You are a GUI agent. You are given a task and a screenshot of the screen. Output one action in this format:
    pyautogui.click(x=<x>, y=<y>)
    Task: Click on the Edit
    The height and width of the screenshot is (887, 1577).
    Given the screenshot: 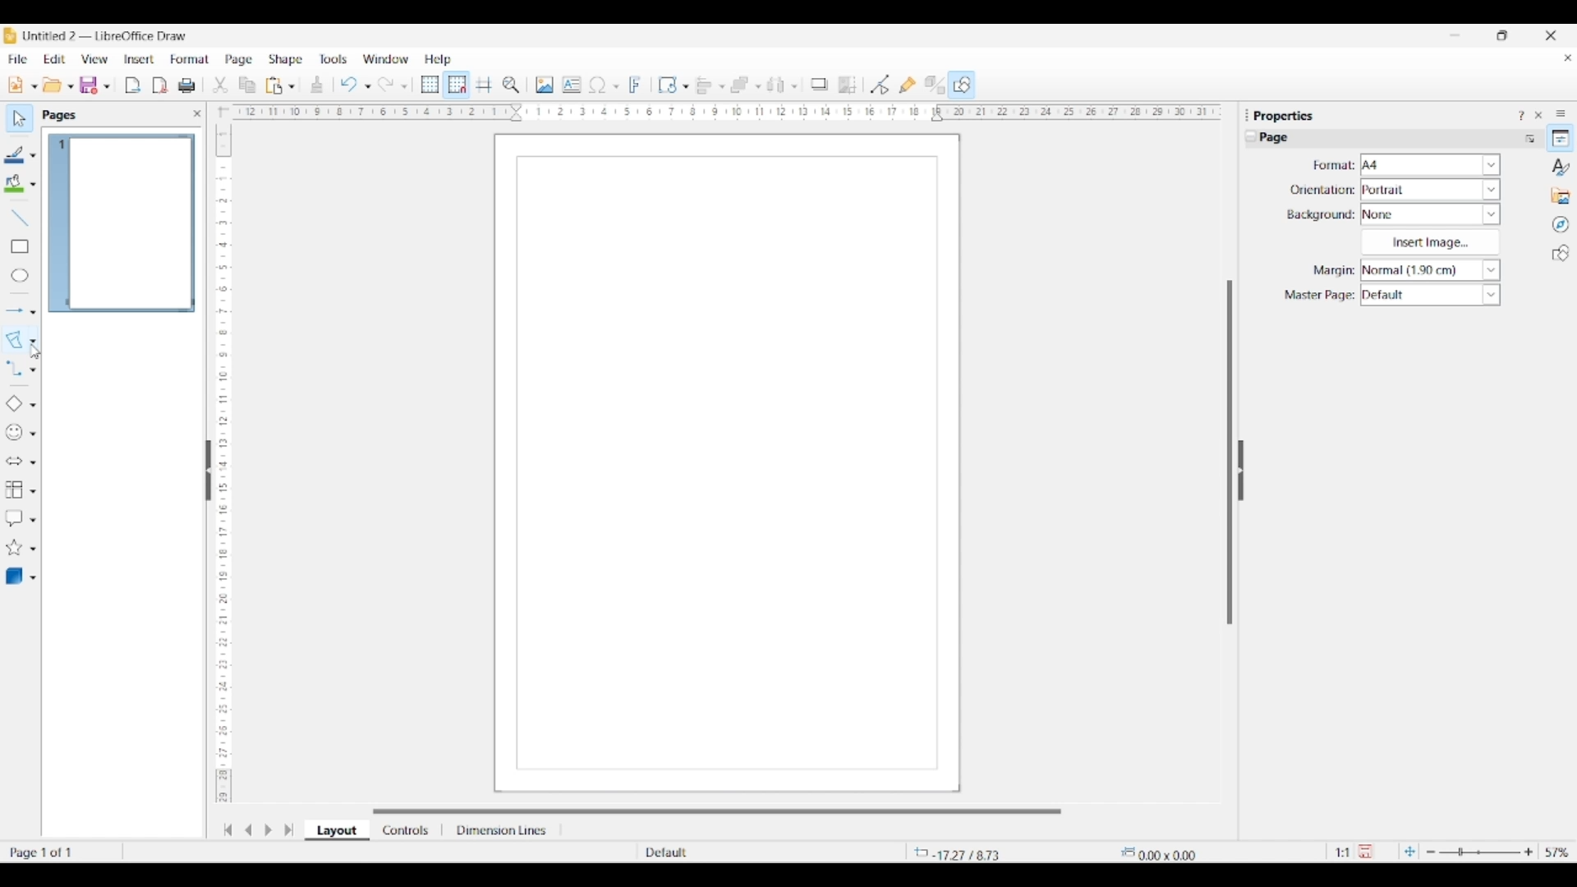 What is the action you would take?
    pyautogui.click(x=54, y=59)
    